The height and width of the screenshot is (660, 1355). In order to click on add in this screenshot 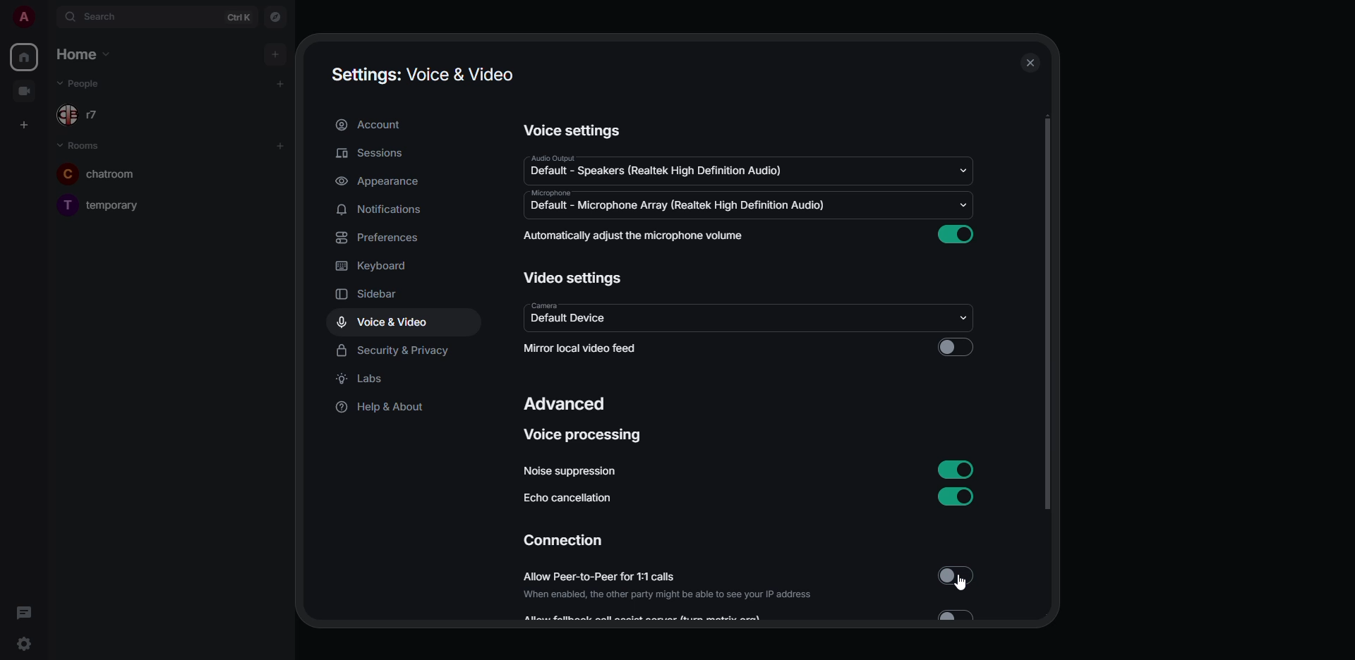, I will do `click(280, 146)`.